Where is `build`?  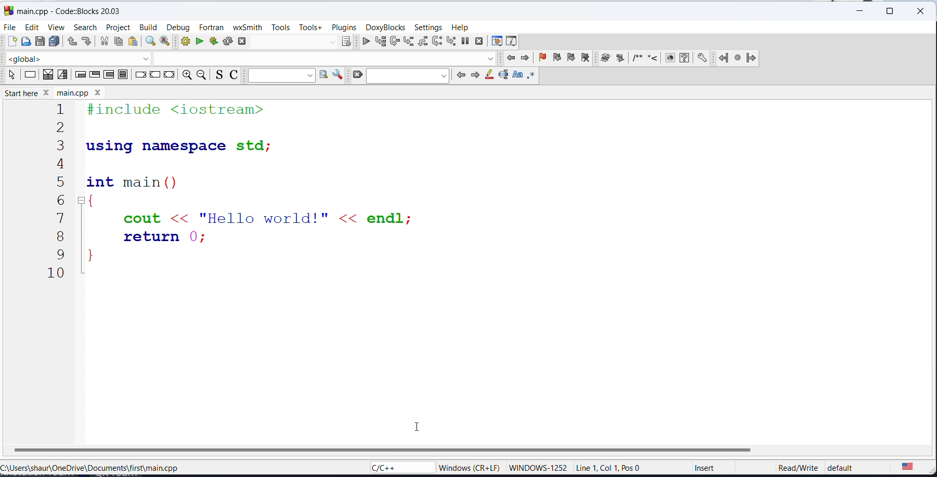
build is located at coordinates (147, 28).